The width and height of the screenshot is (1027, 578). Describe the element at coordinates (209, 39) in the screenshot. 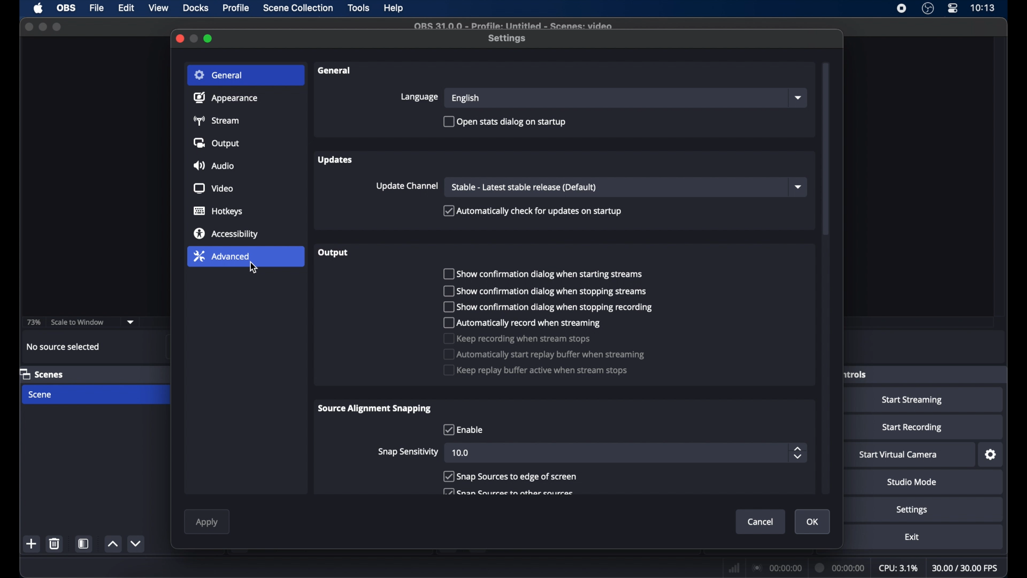

I see `maximize` at that location.